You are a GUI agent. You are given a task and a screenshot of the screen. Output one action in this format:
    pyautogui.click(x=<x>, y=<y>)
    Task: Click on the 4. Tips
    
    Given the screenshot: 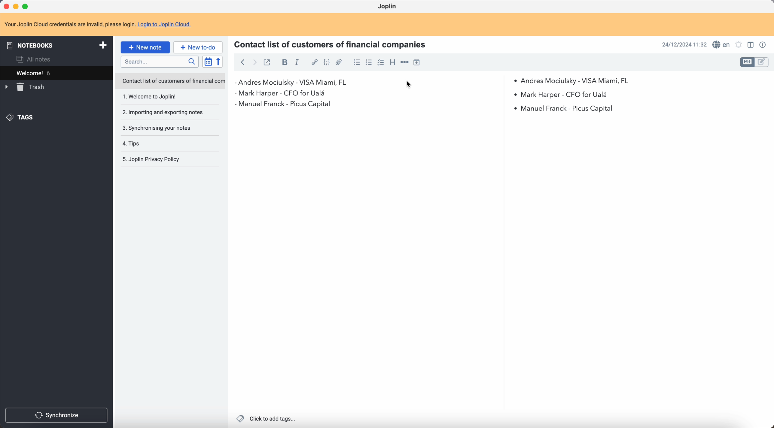 What is the action you would take?
    pyautogui.click(x=150, y=143)
    